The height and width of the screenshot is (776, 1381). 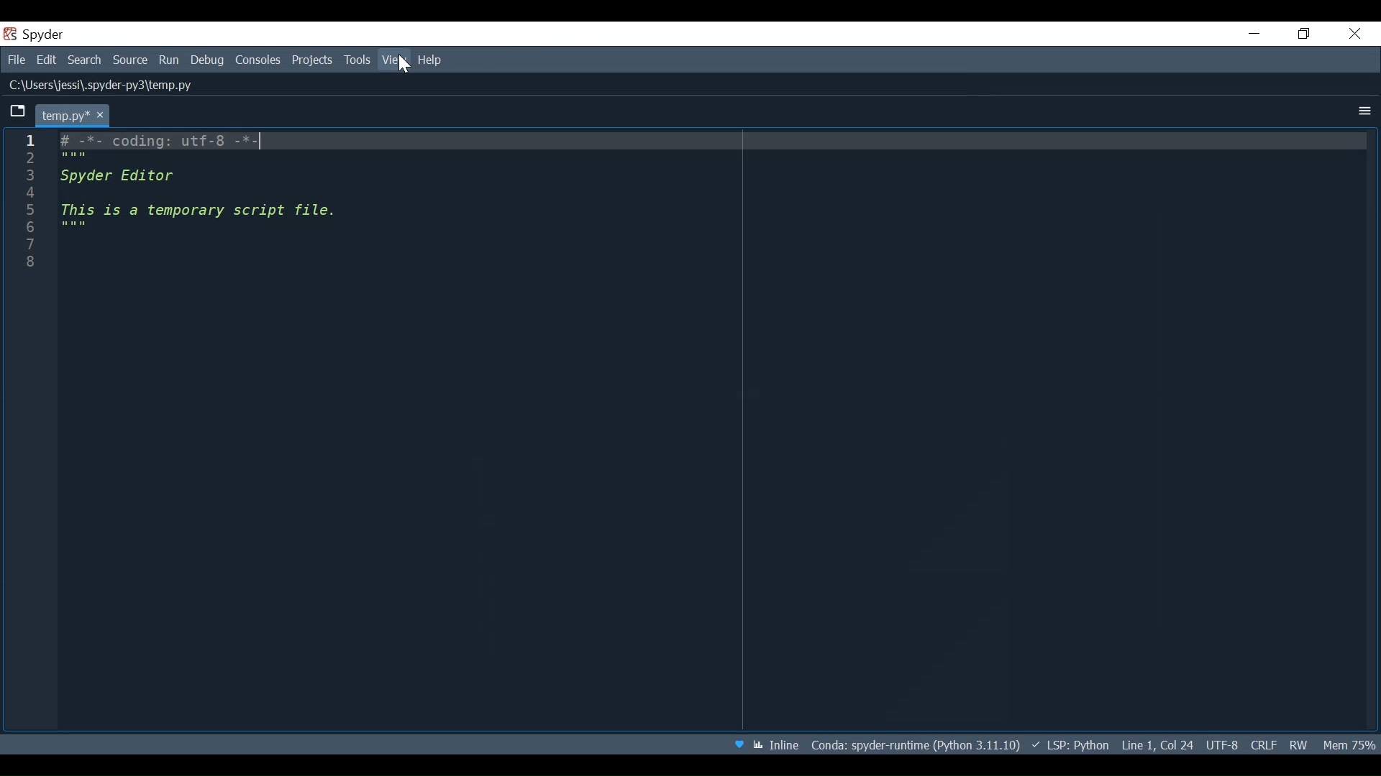 What do you see at coordinates (404, 64) in the screenshot?
I see `Cursor ` at bounding box center [404, 64].